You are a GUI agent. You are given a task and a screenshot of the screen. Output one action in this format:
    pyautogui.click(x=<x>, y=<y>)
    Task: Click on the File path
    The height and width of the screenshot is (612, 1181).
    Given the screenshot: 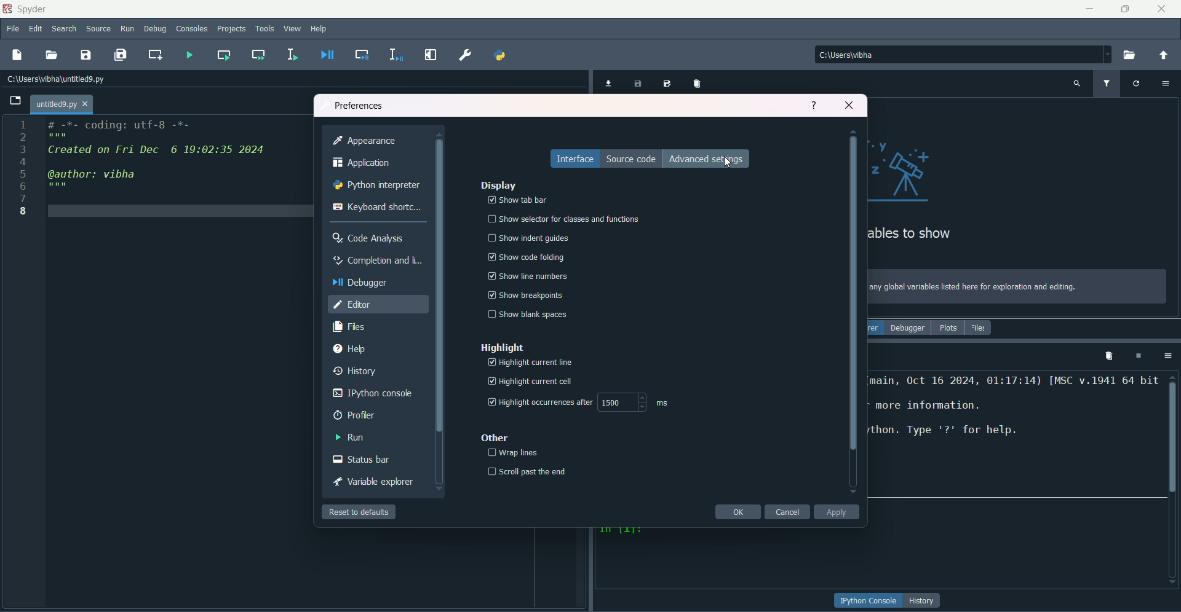 What is the action you would take?
    pyautogui.click(x=58, y=79)
    